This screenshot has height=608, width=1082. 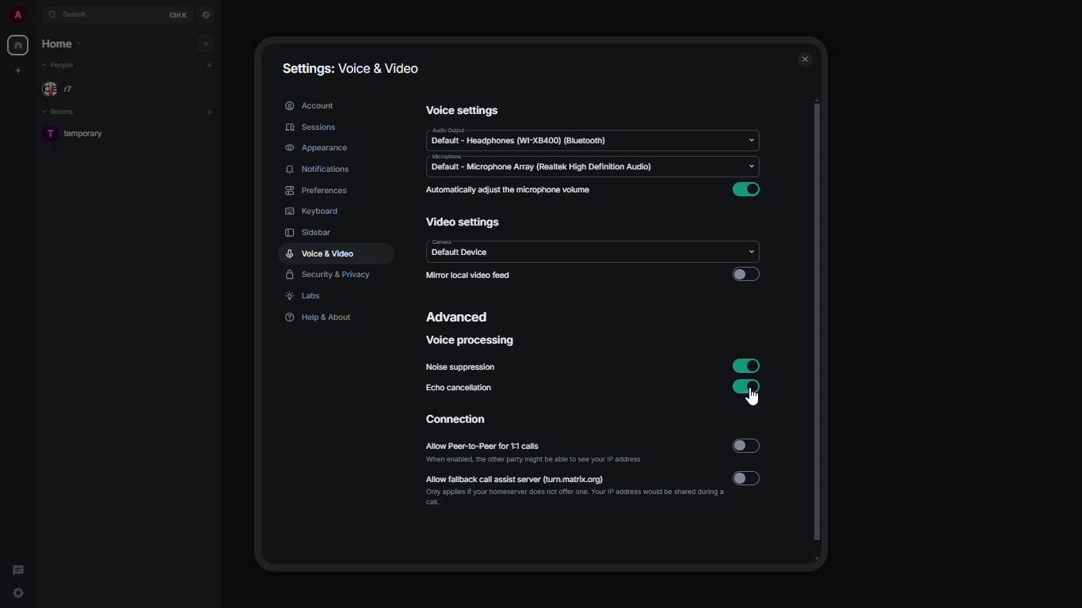 I want to click on noise suppression, so click(x=460, y=368).